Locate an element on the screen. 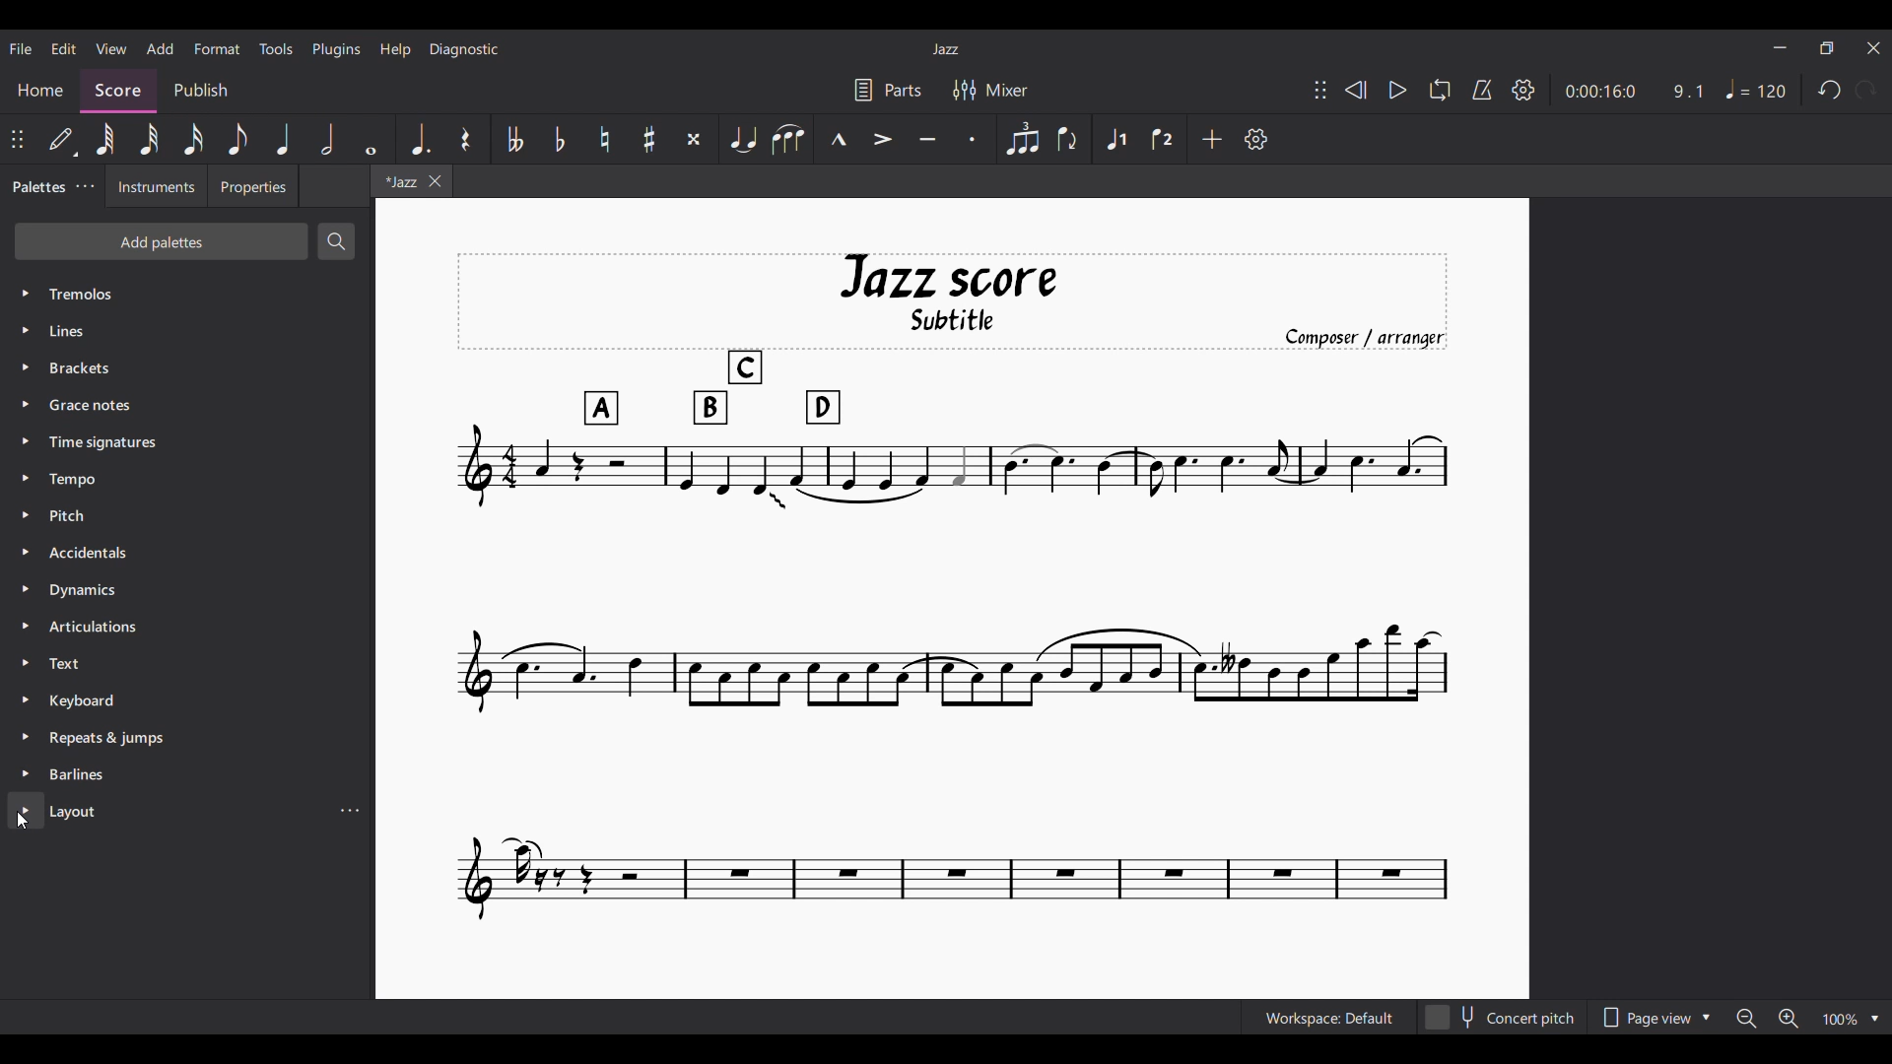 Image resolution: width=1892 pixels, height=1064 pixels. Plugins menu is located at coordinates (336, 49).